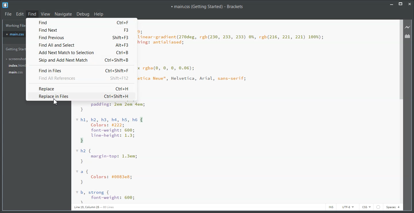 The width and height of the screenshot is (414, 213). I want to click on Logo, so click(6, 5).